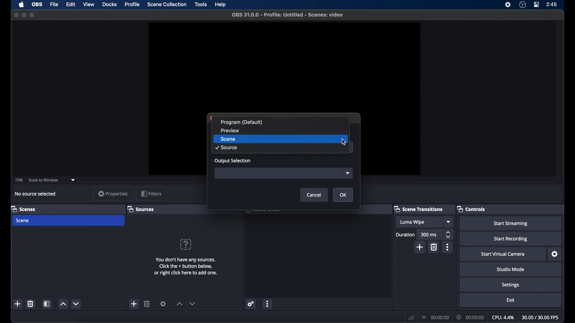  What do you see at coordinates (221, 4) in the screenshot?
I see `help` at bounding box center [221, 4].